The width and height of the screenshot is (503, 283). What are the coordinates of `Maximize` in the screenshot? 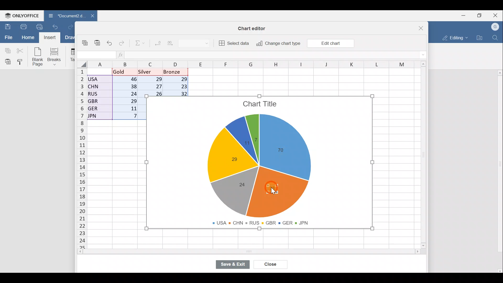 It's located at (482, 15).